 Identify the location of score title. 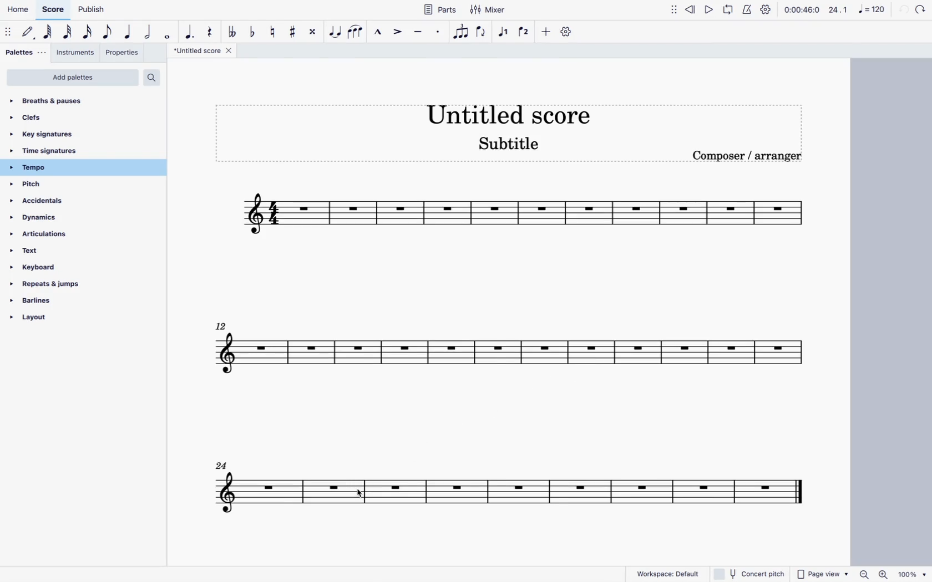
(204, 52).